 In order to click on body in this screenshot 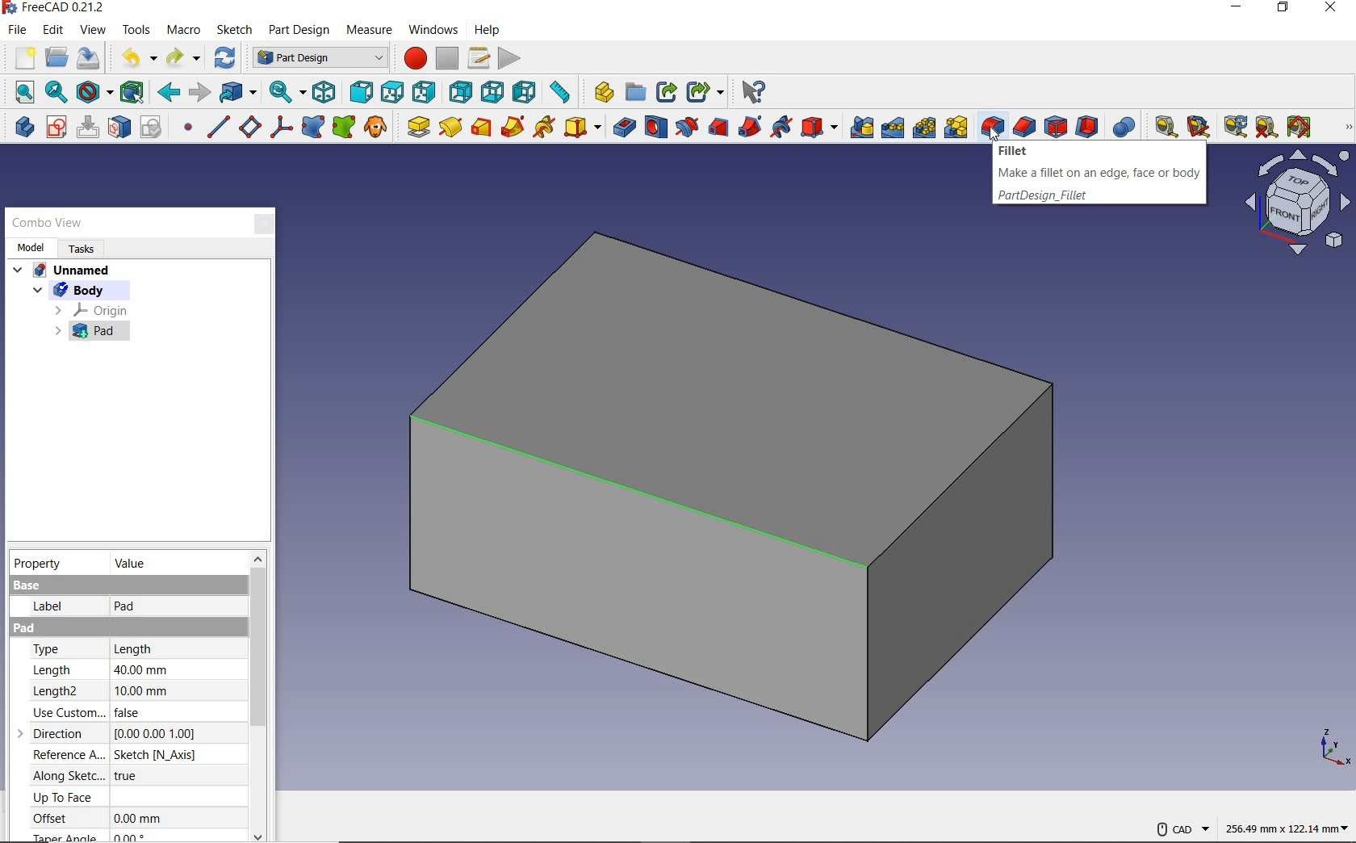, I will do `click(65, 290)`.